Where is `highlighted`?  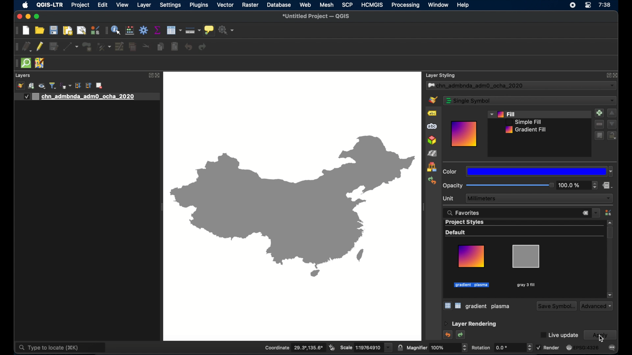
highlighted is located at coordinates (472, 285).